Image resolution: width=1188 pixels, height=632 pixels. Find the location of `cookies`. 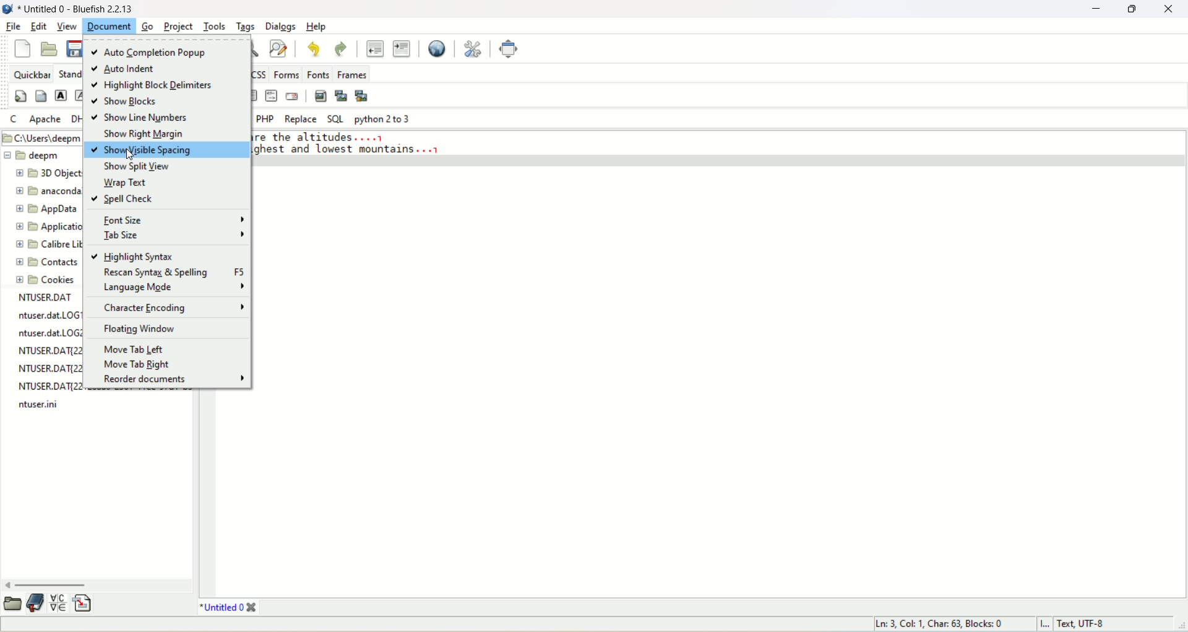

cookies is located at coordinates (46, 279).